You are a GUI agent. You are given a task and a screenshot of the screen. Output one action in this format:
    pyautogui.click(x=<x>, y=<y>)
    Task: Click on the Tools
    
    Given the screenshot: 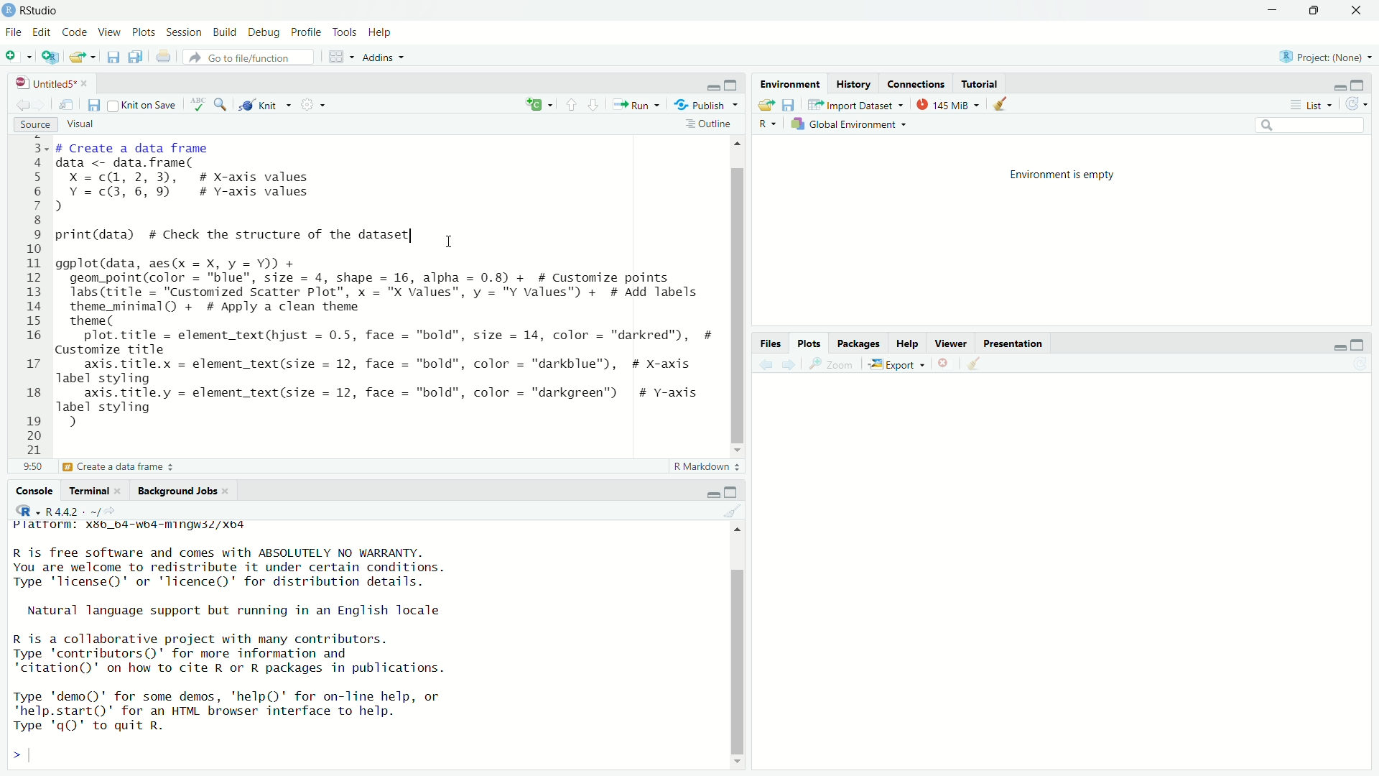 What is the action you would take?
    pyautogui.click(x=345, y=33)
    